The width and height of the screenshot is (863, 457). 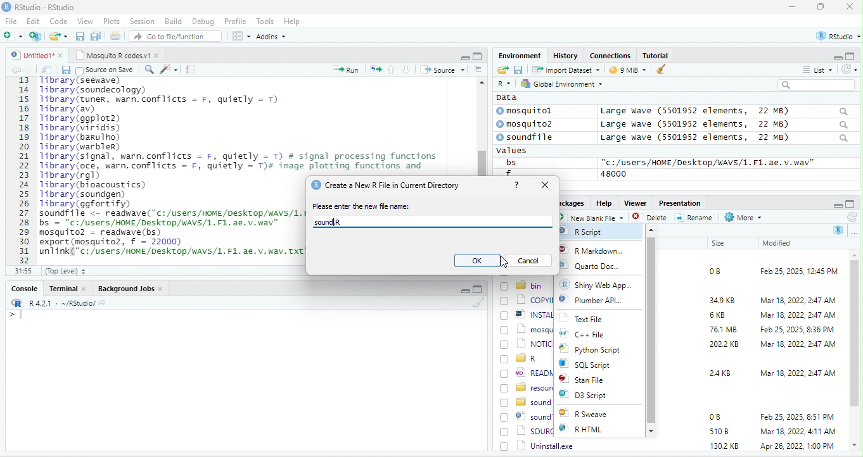 I want to click on 48000, so click(x=614, y=173).